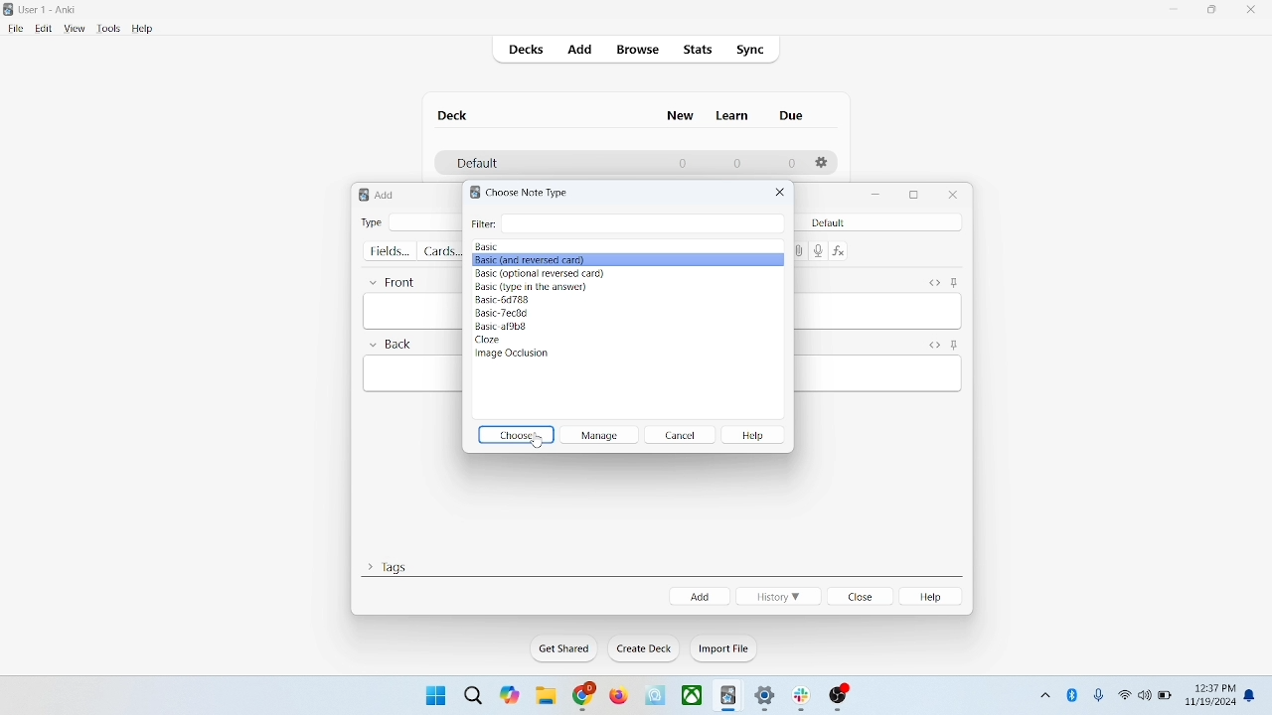 Image resolution: width=1272 pixels, height=715 pixels. What do you see at coordinates (397, 281) in the screenshot?
I see `front` at bounding box center [397, 281].